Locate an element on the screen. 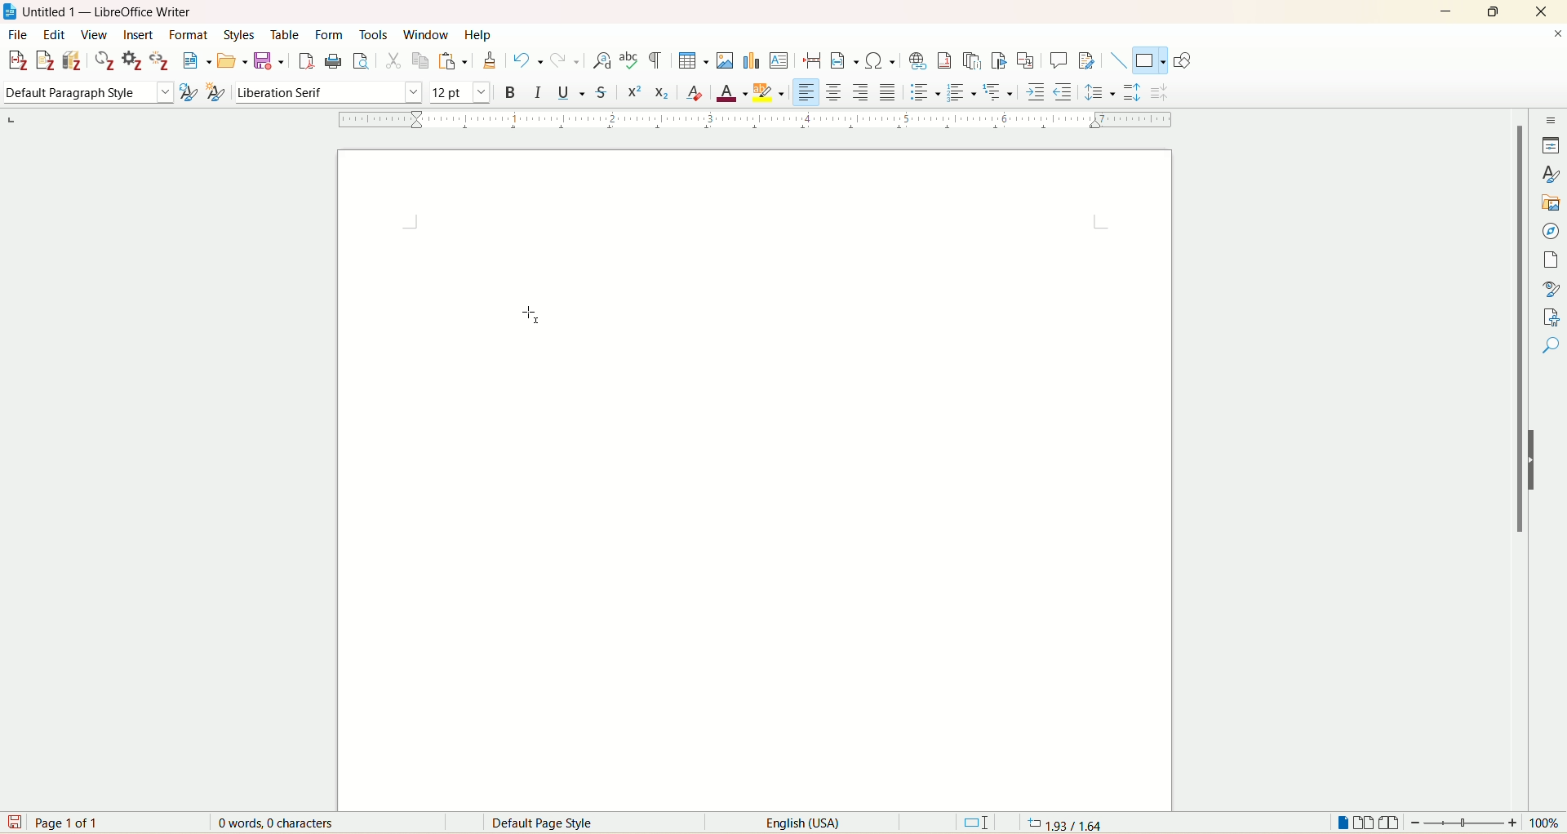 The height and width of the screenshot is (834, 1567). subscript is located at coordinates (663, 92).